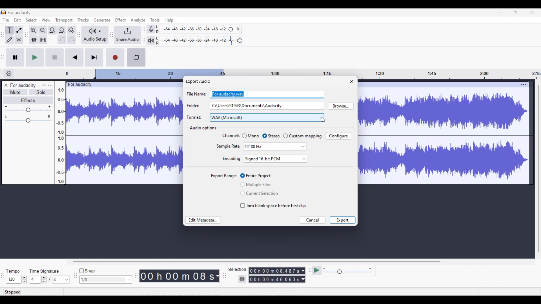  What do you see at coordinates (499, 12) in the screenshot?
I see `Minimize` at bounding box center [499, 12].